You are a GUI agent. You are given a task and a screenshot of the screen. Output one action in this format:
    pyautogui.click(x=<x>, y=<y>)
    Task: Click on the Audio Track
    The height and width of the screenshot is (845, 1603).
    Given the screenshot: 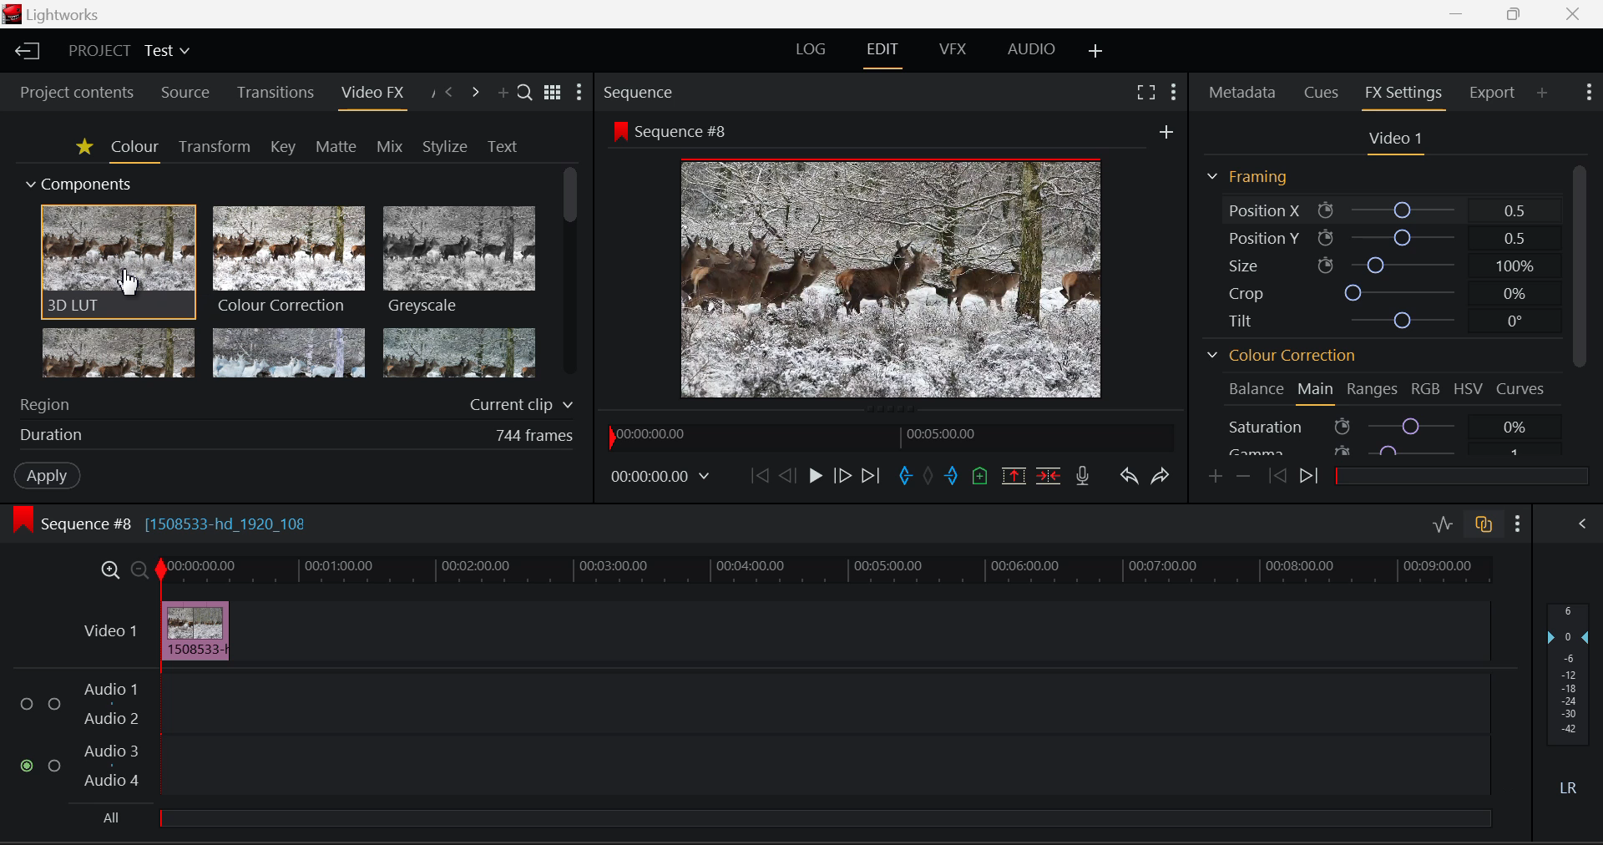 What is the action you would take?
    pyautogui.click(x=826, y=701)
    